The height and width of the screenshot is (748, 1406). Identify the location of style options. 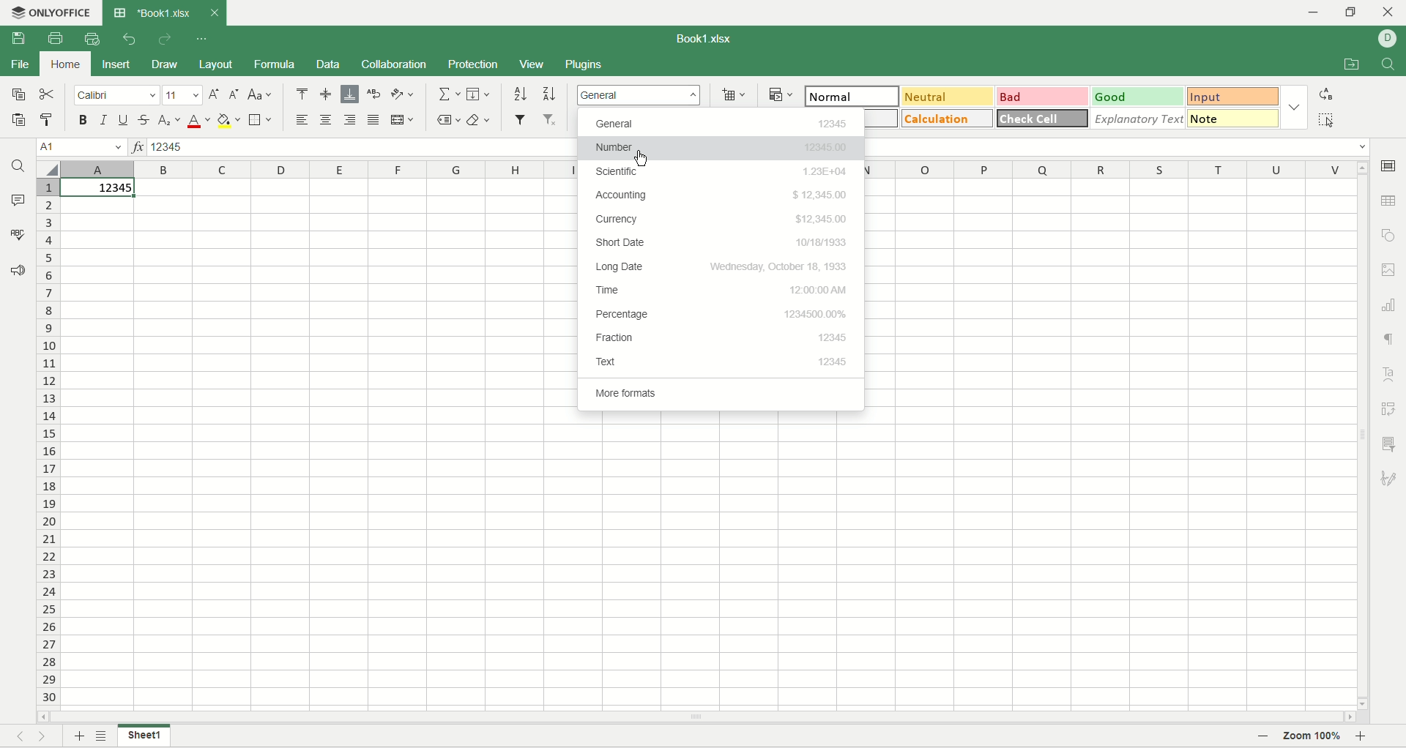
(1296, 106).